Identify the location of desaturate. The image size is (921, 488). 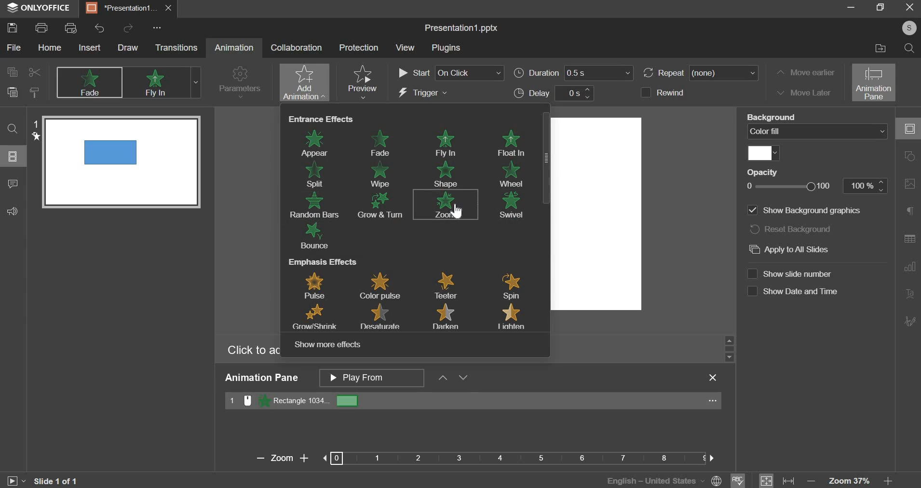
(381, 316).